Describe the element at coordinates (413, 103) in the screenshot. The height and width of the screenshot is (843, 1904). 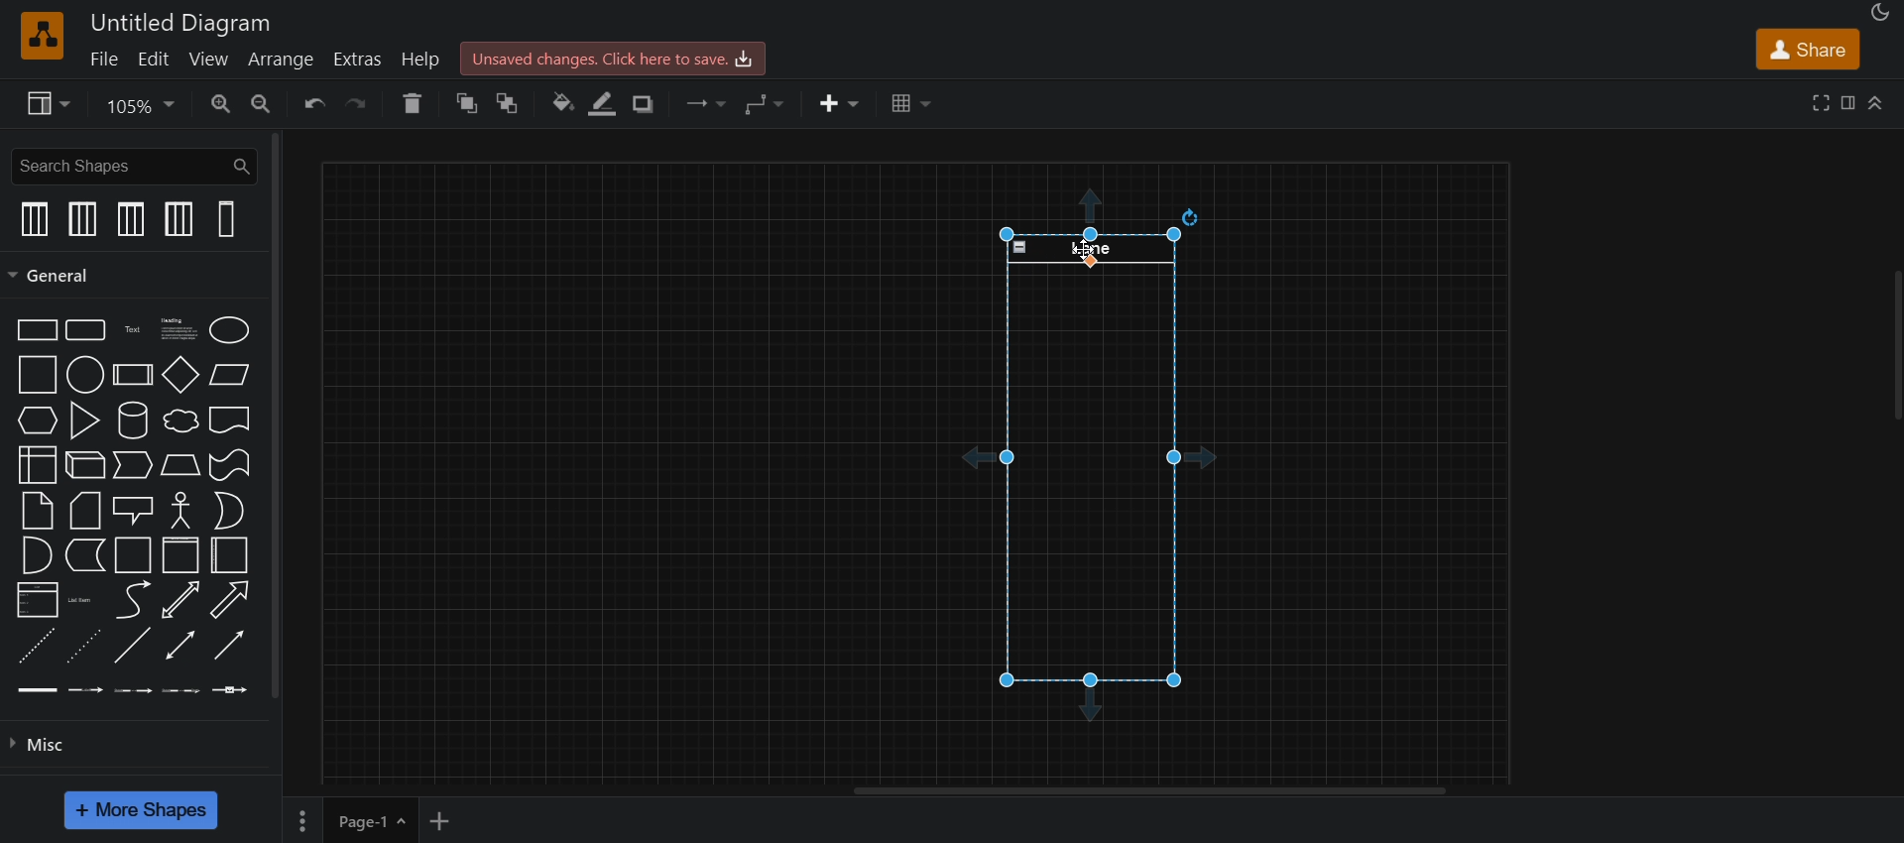
I see `delete` at that location.